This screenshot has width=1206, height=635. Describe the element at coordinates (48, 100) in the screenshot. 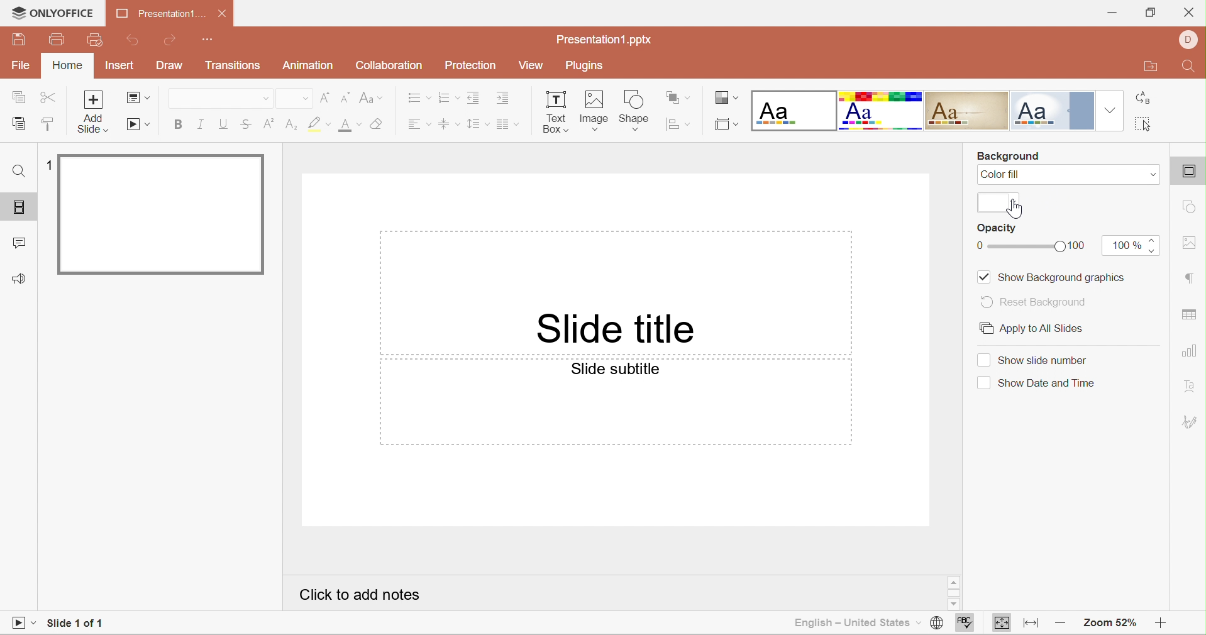

I see `Cut` at that location.